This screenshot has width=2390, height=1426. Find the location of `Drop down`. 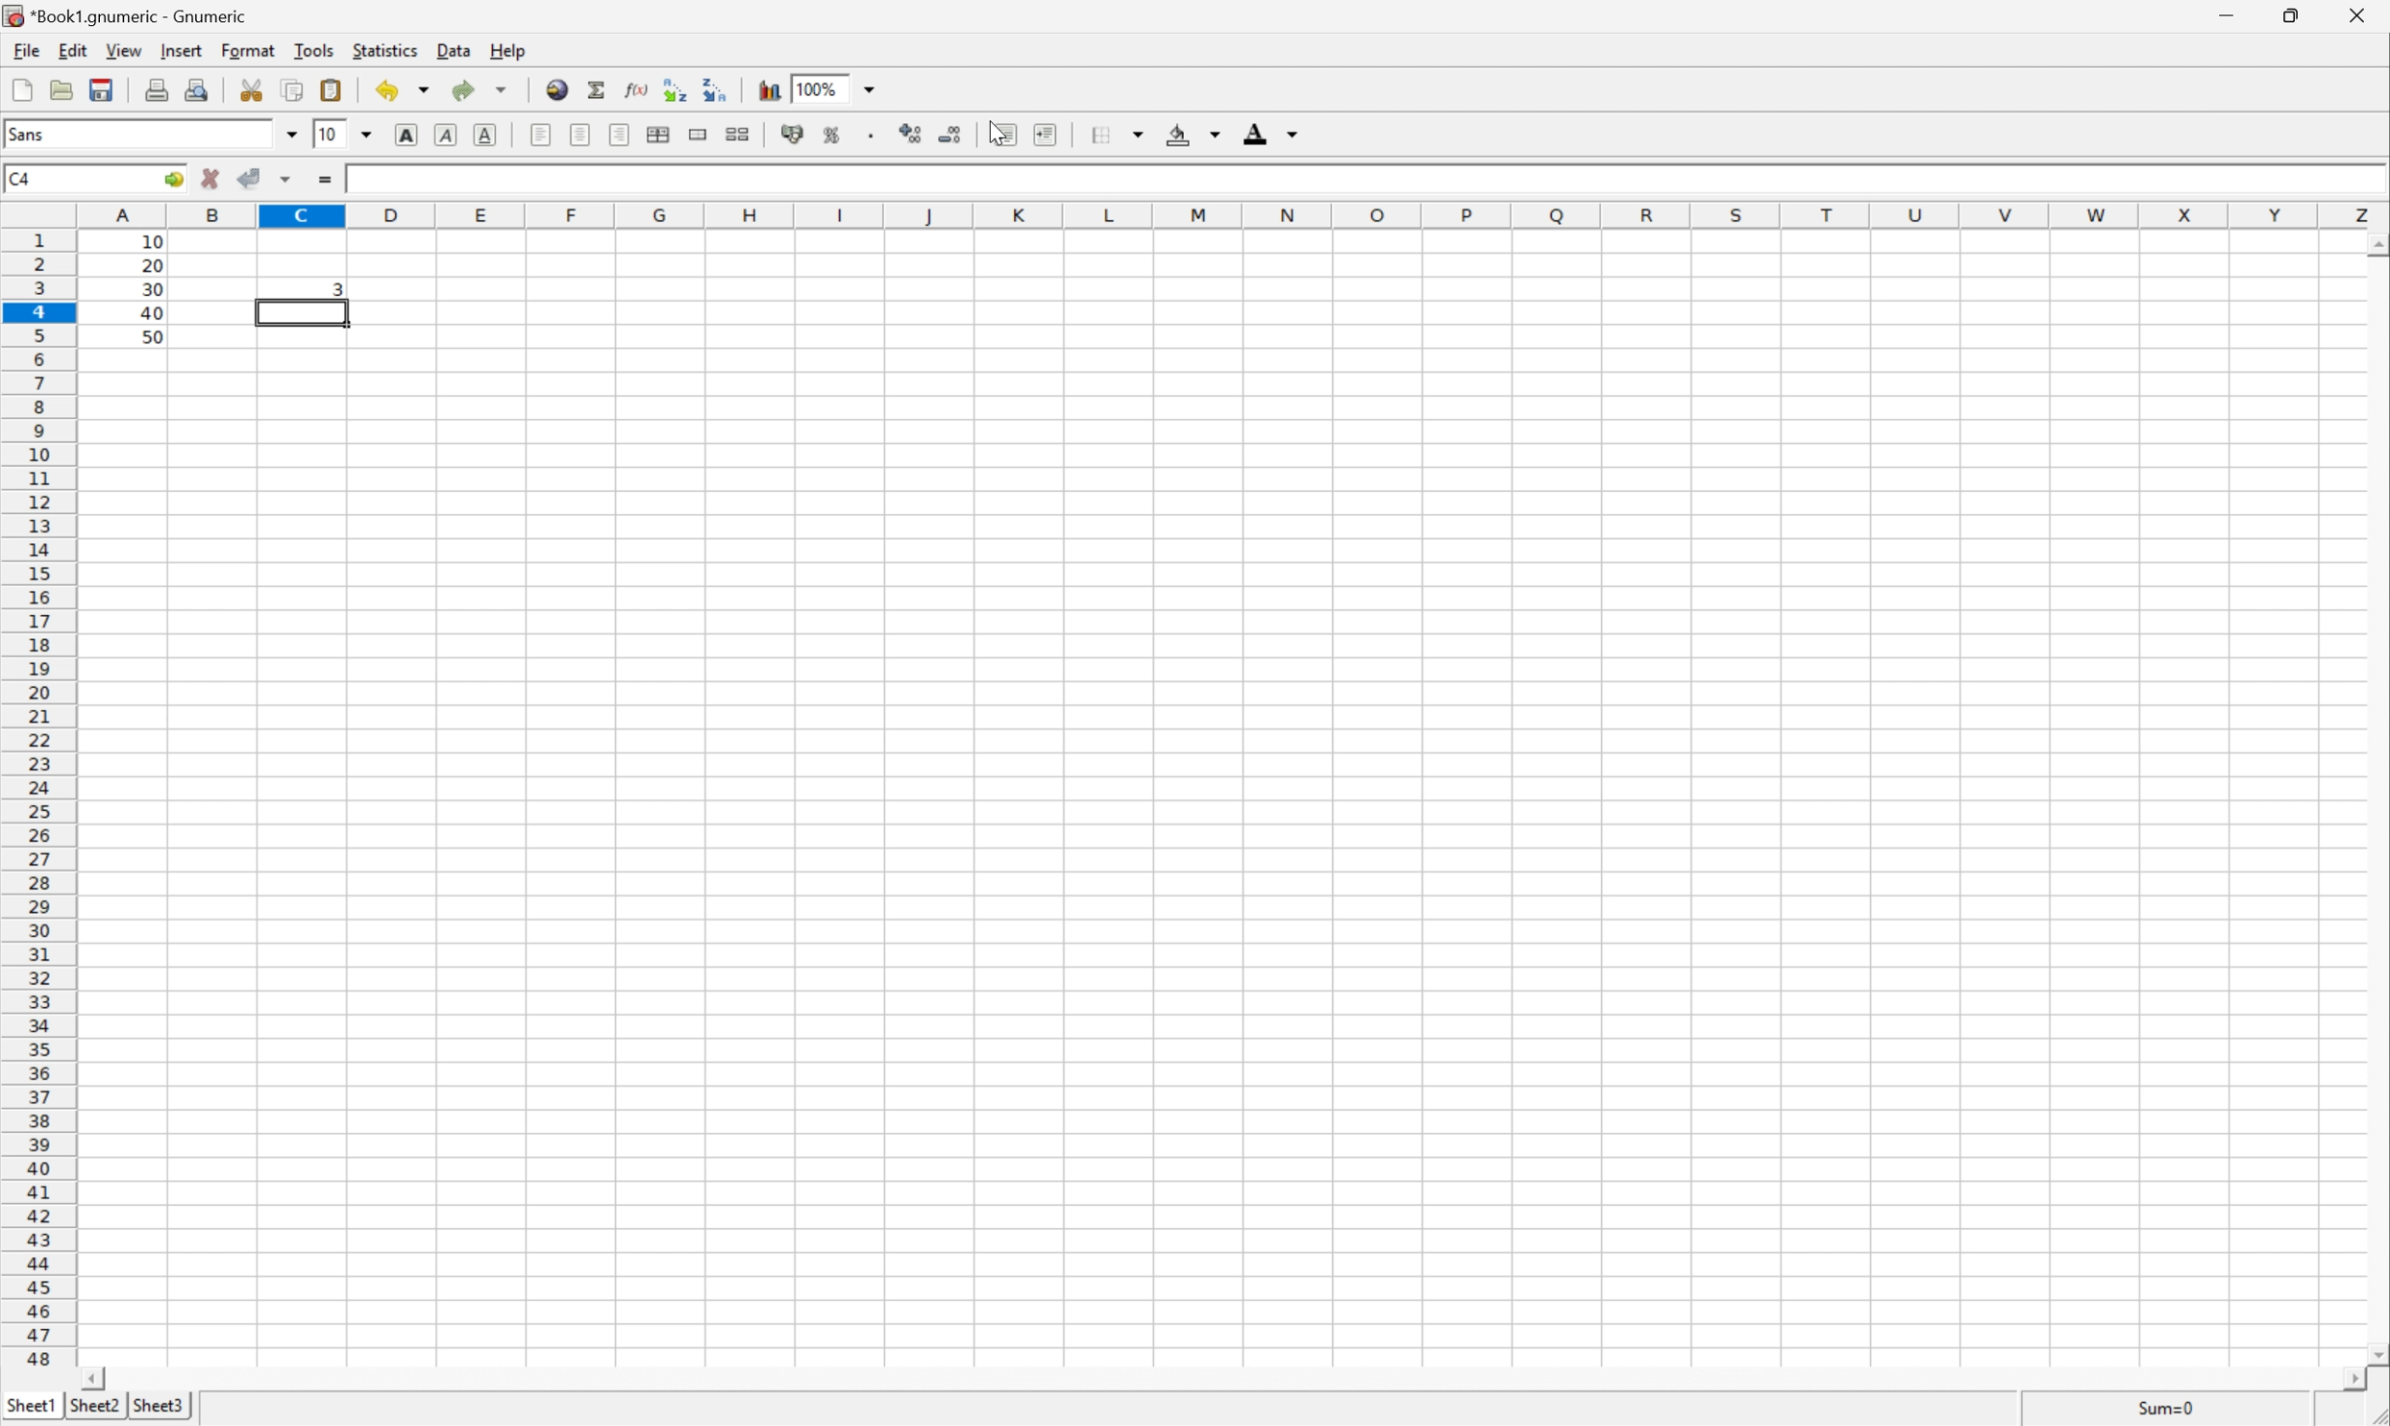

Drop down is located at coordinates (1137, 133).